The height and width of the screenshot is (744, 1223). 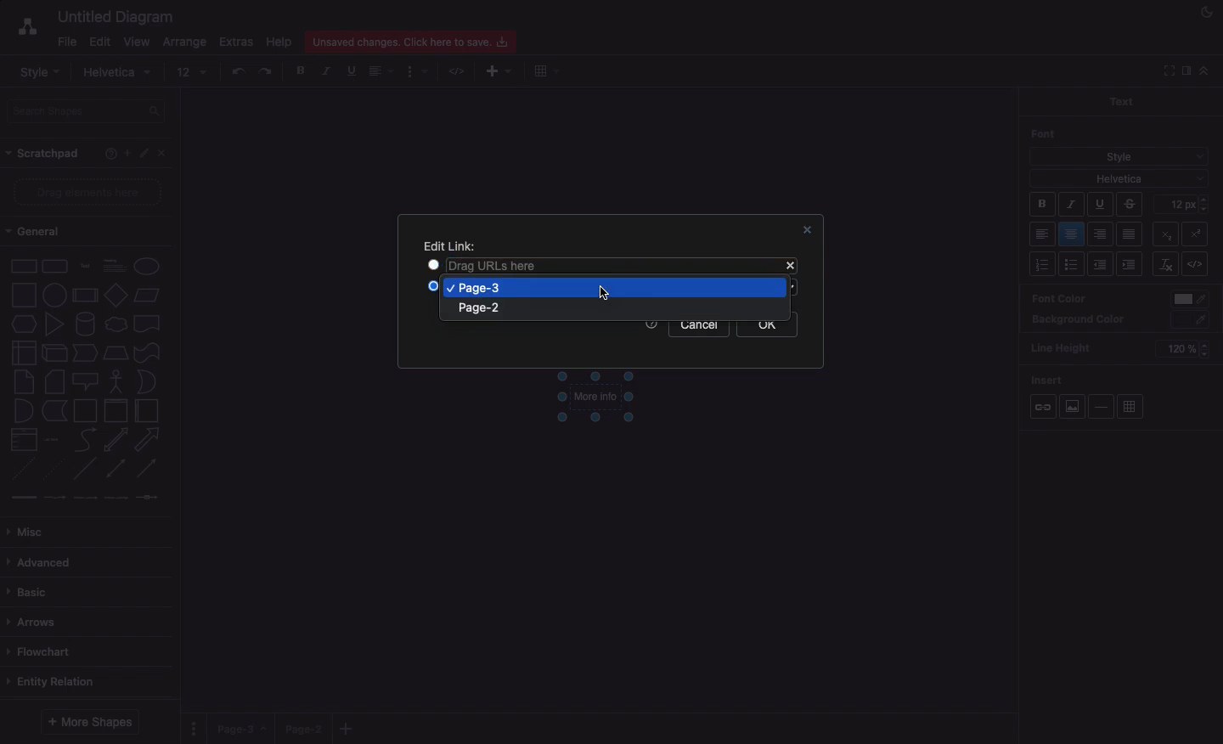 What do you see at coordinates (25, 266) in the screenshot?
I see `rectangle` at bounding box center [25, 266].